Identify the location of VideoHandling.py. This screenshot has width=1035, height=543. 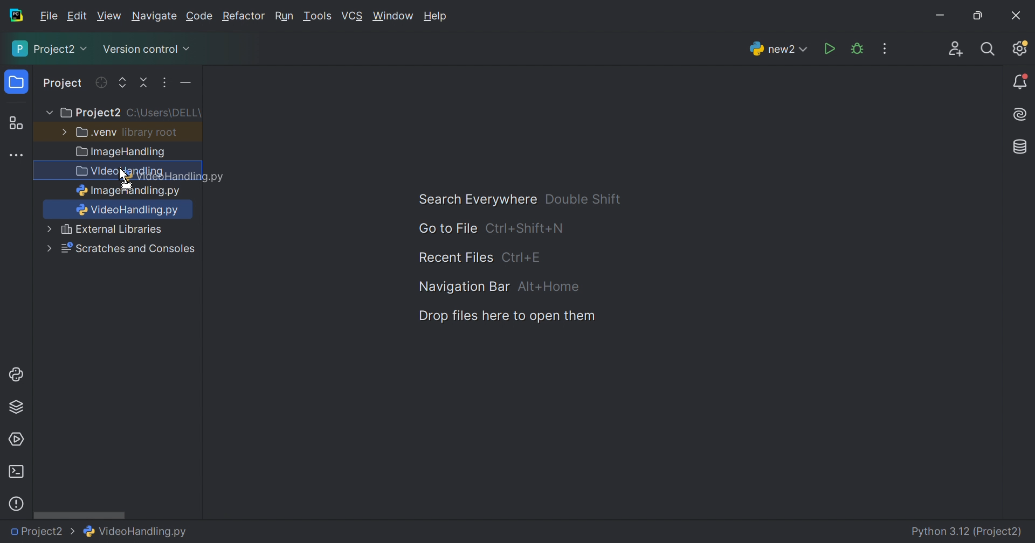
(136, 530).